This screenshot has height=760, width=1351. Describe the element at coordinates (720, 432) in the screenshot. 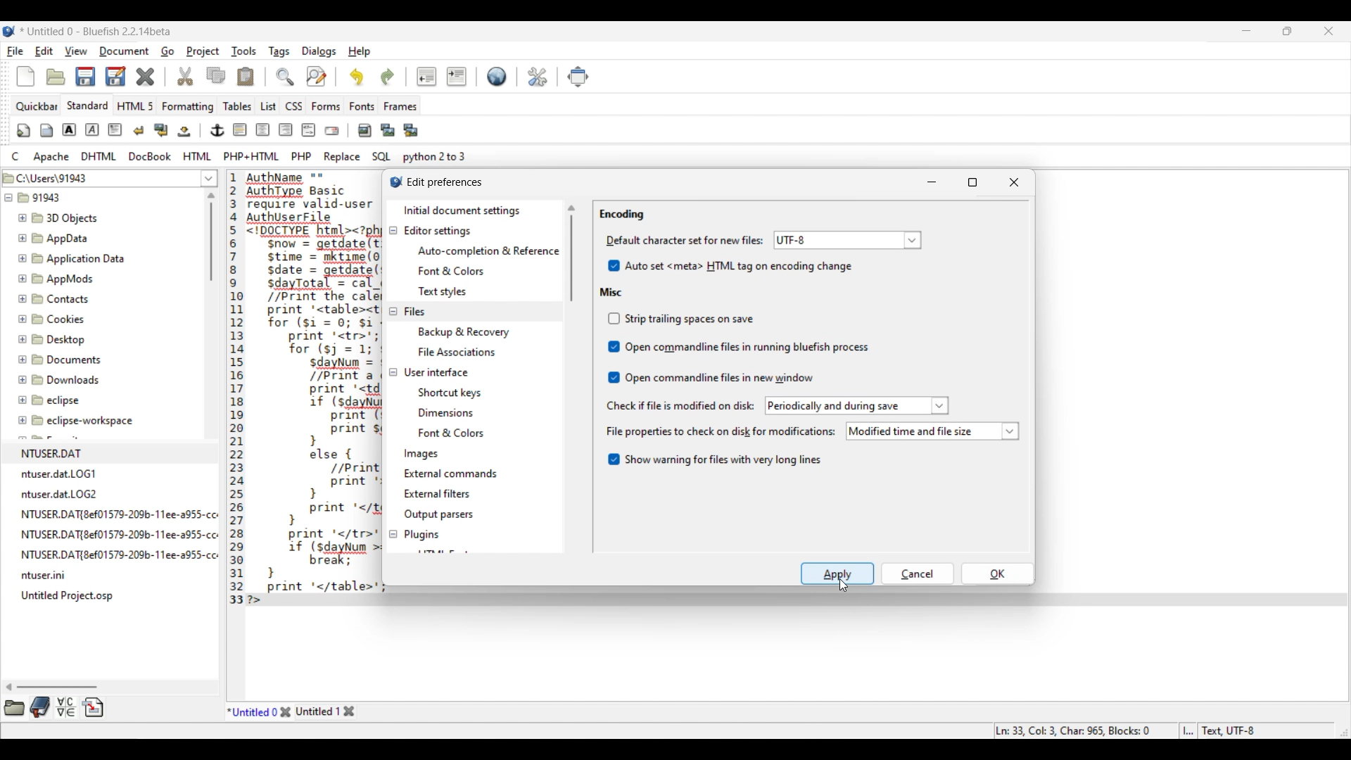

I see `Indicates file properties to check on disk for modification` at that location.